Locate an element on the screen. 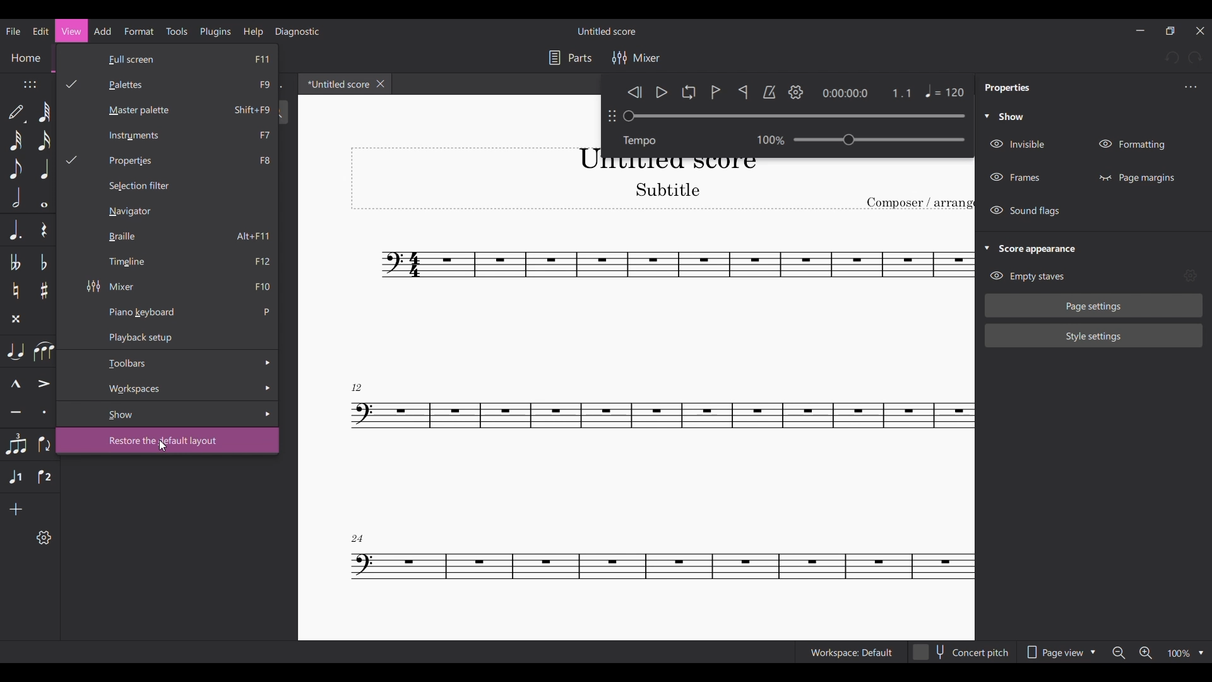 The image size is (1212, 682). Tenuto is located at coordinates (15, 412).